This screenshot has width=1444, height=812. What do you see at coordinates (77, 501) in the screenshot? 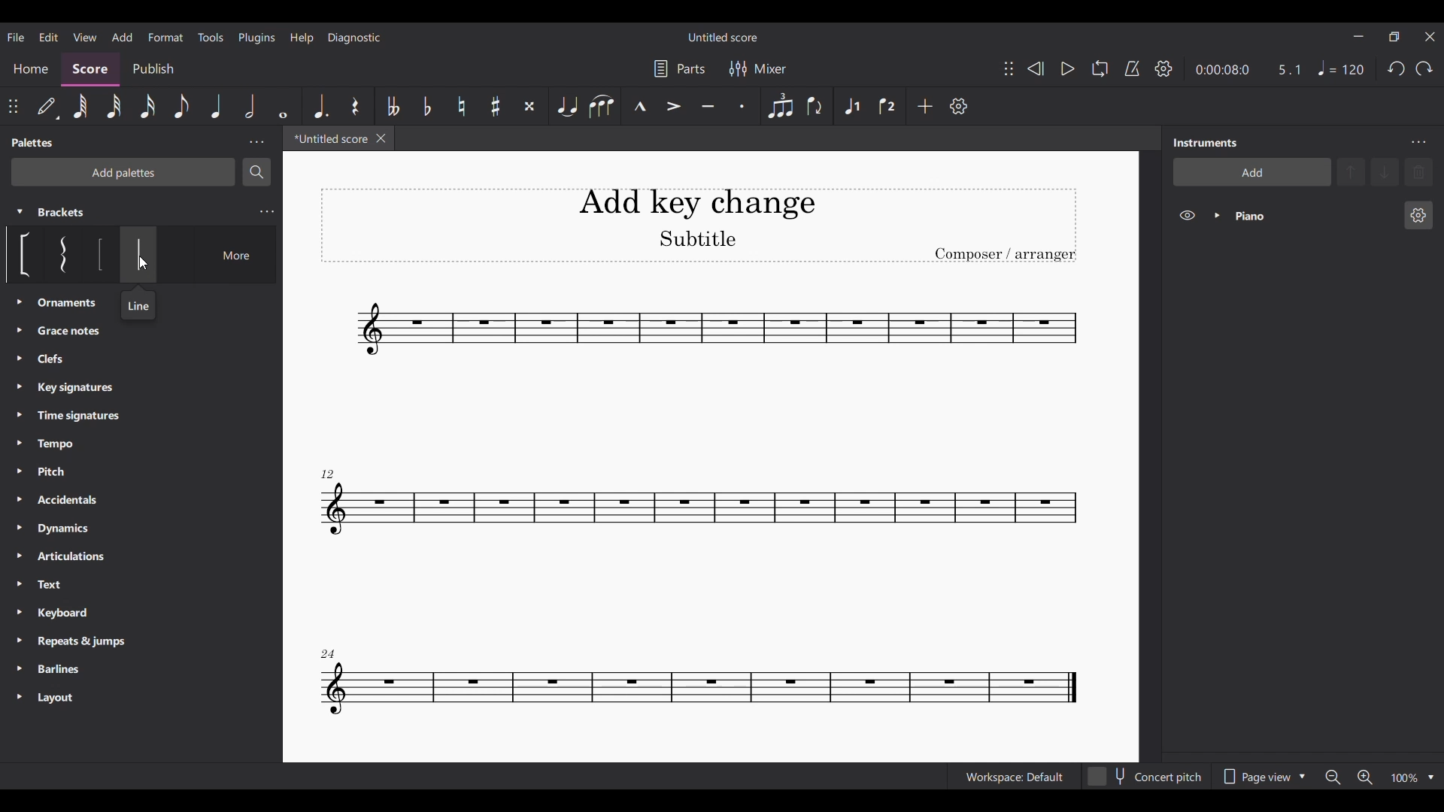
I see `Other palette options` at bounding box center [77, 501].